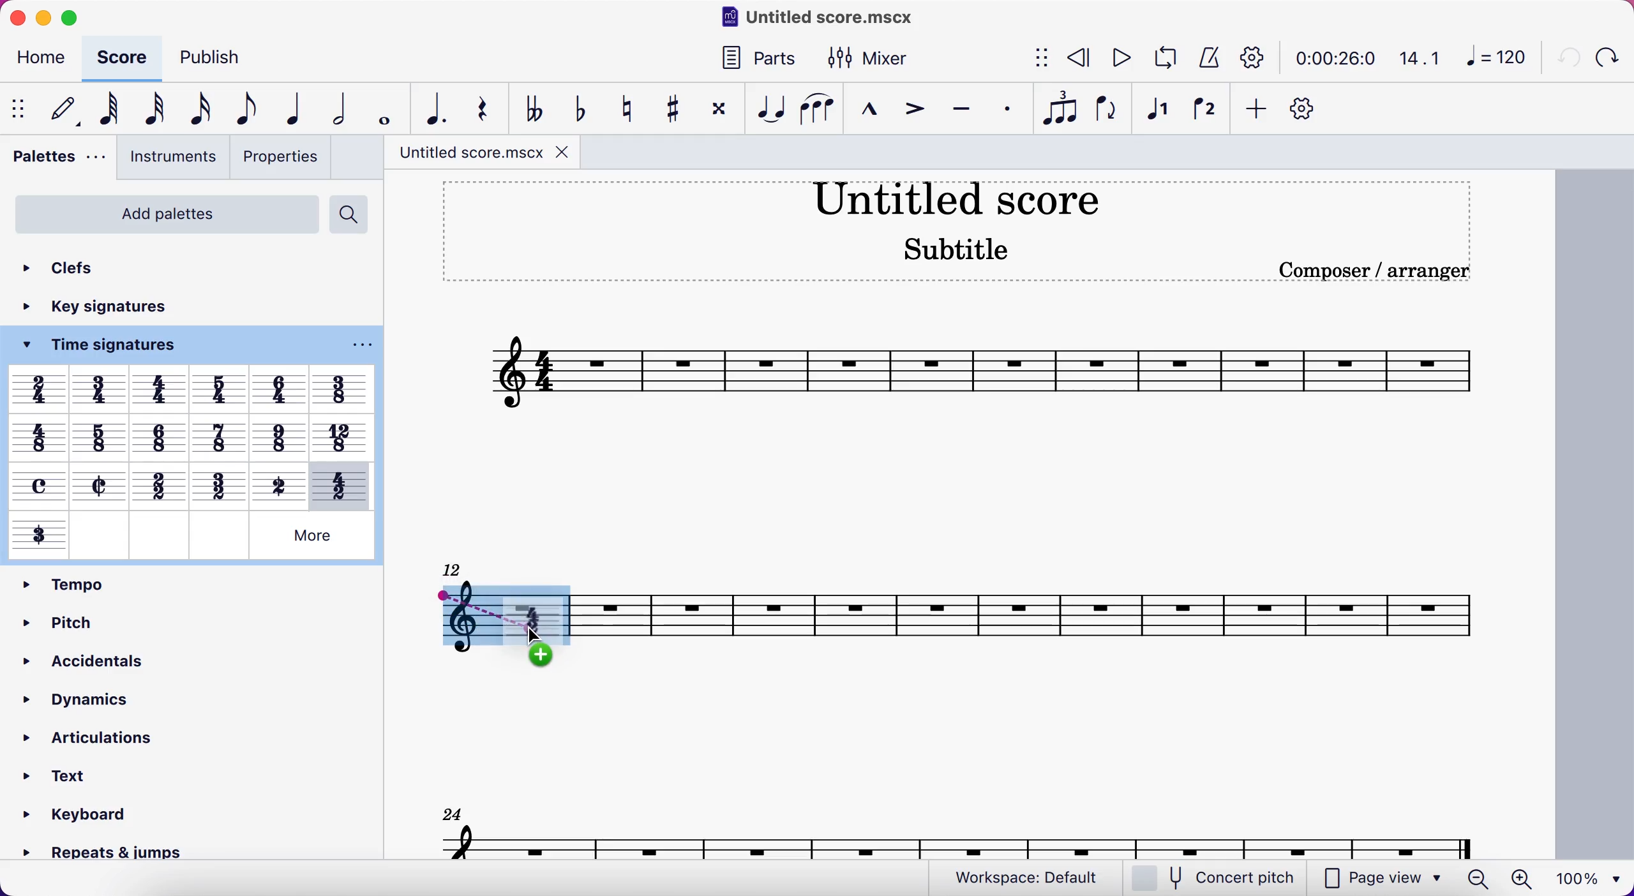 This screenshot has width=1634, height=896. What do you see at coordinates (20, 107) in the screenshot?
I see `show/hide` at bounding box center [20, 107].